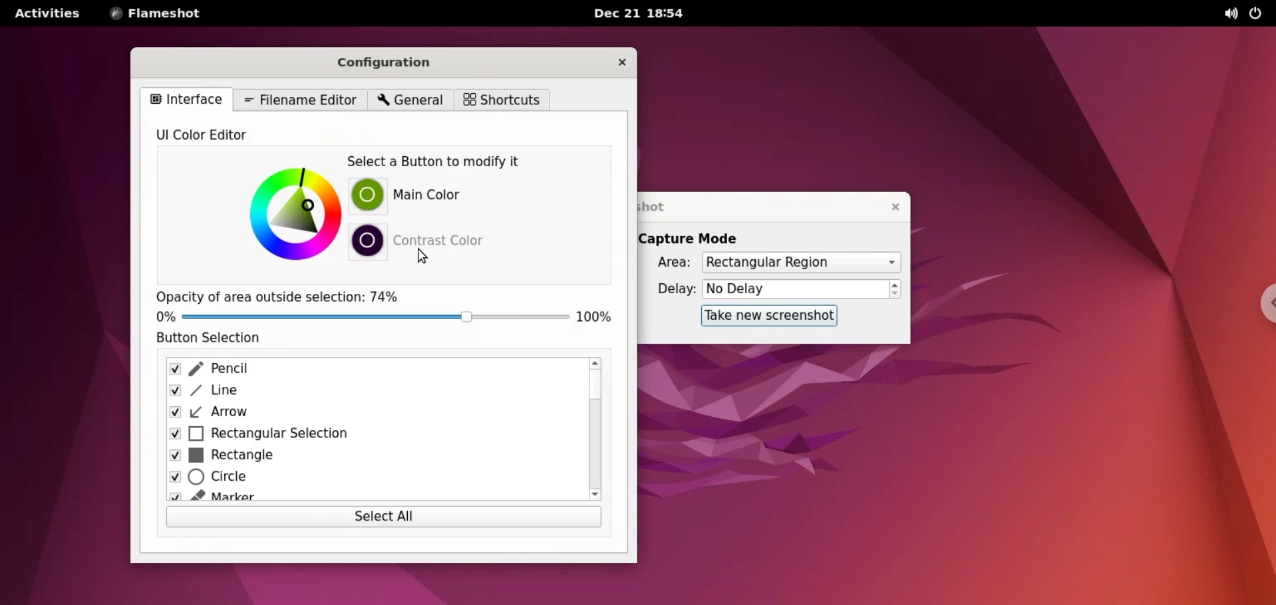  Describe the element at coordinates (373, 318) in the screenshot. I see `opacity slider` at that location.